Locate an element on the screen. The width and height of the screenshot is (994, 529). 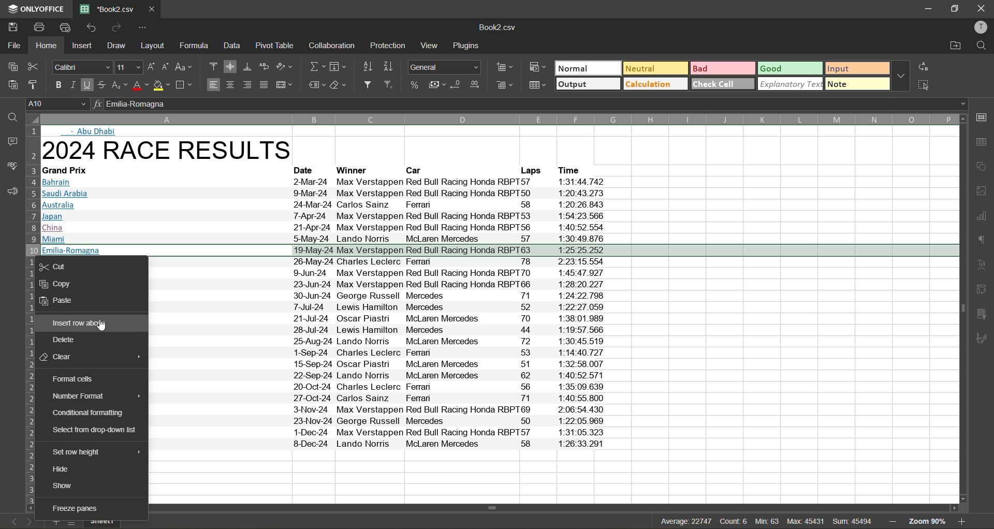
find is located at coordinates (981, 47).